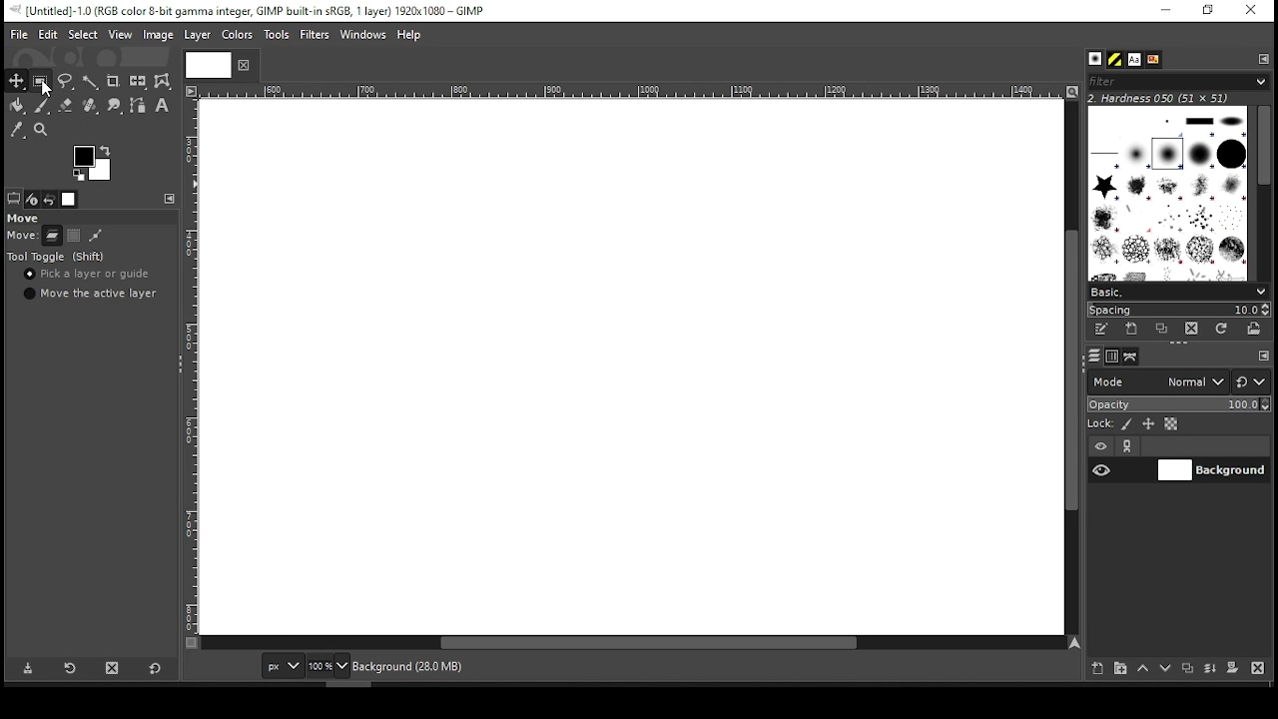  I want to click on delete layer, so click(1257, 668).